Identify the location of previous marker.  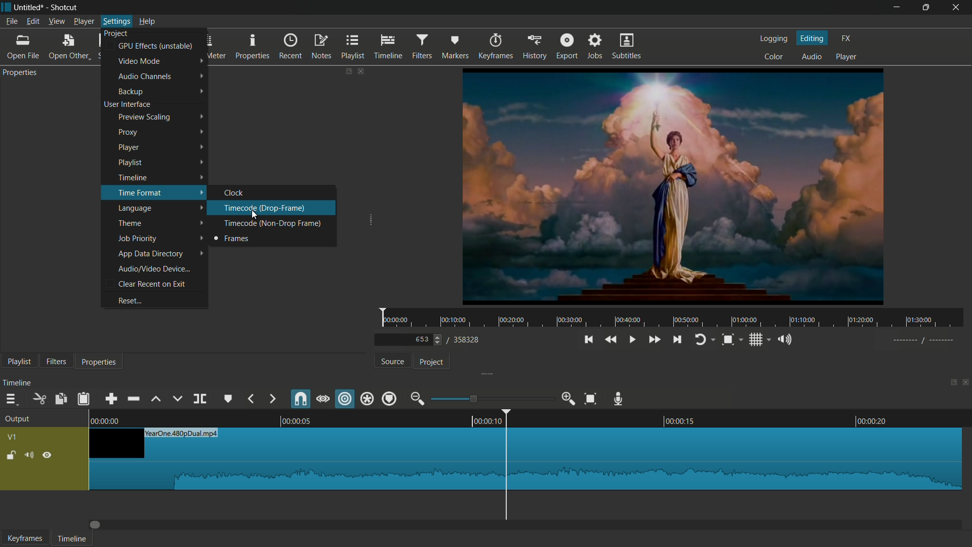
(251, 399).